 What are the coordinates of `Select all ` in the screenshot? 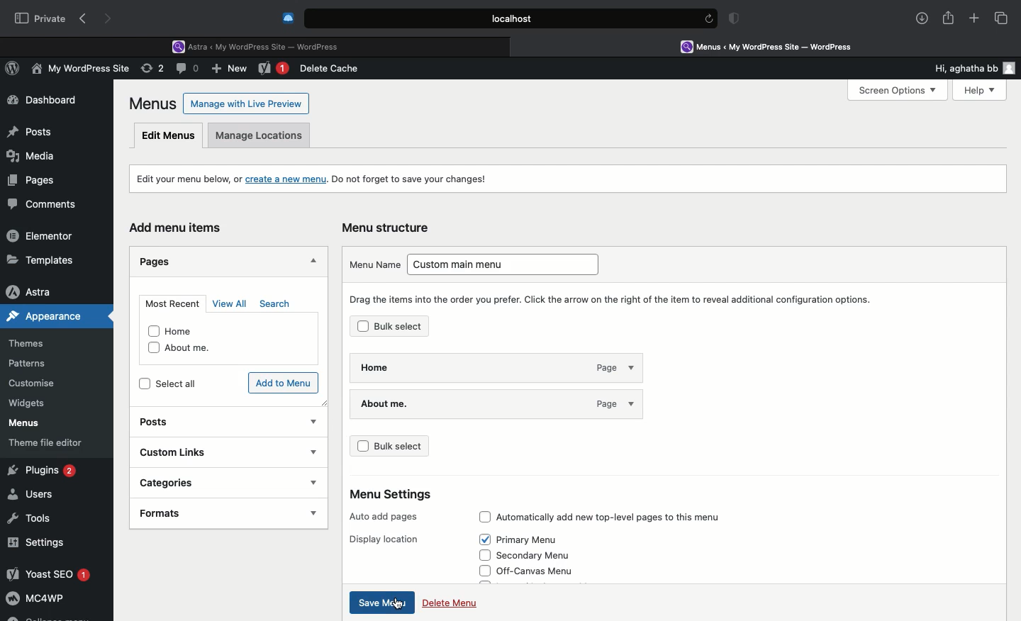 It's located at (185, 385).